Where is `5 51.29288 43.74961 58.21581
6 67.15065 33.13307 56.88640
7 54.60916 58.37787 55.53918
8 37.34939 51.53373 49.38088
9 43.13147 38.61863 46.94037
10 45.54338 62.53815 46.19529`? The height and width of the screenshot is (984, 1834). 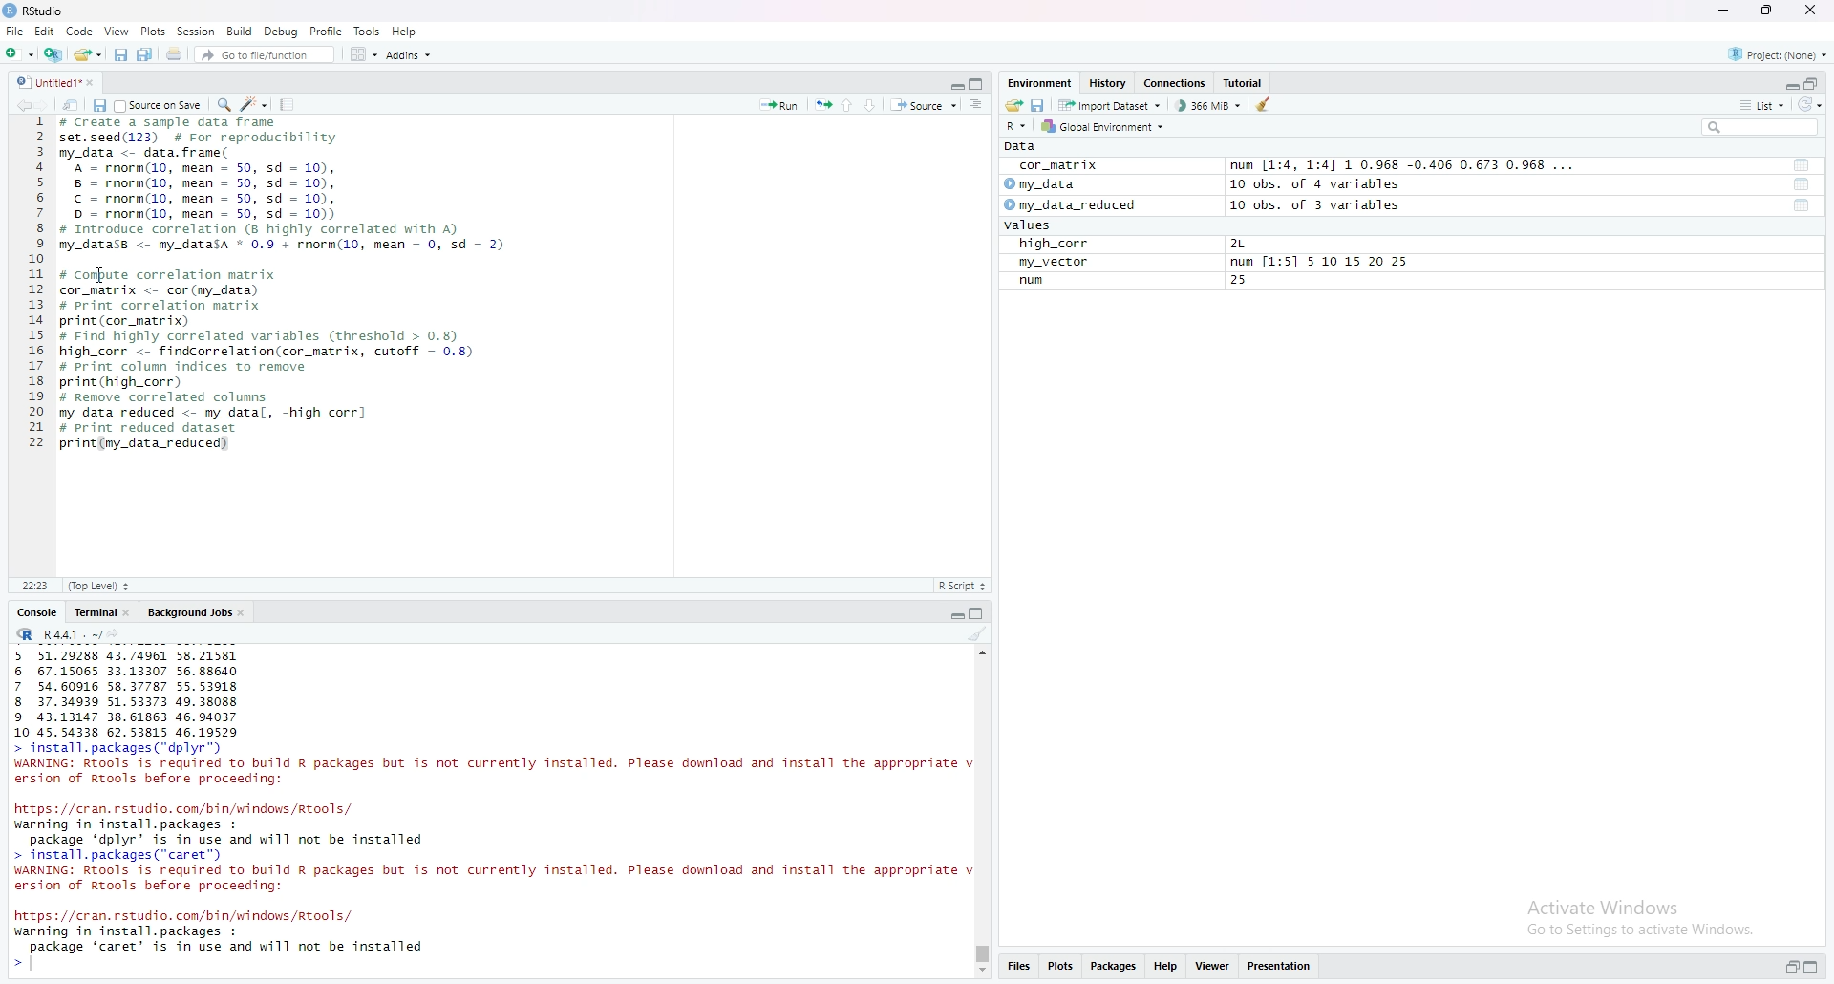 5 51.29288 43.74961 58.21581
6 67.15065 33.13307 56.88640
7 54.60916 58.37787 55.53918
8 37.34939 51.53373 49.38088
9 43.13147 38.61863 46.94037
10 45.54338 62.53815 46.19529 is located at coordinates (123, 694).